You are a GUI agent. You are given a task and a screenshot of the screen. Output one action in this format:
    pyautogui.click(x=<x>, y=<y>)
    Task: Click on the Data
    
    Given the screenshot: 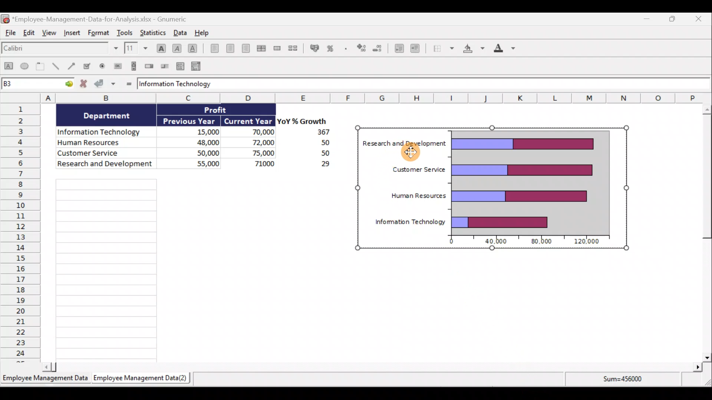 What is the action you would take?
    pyautogui.click(x=180, y=32)
    